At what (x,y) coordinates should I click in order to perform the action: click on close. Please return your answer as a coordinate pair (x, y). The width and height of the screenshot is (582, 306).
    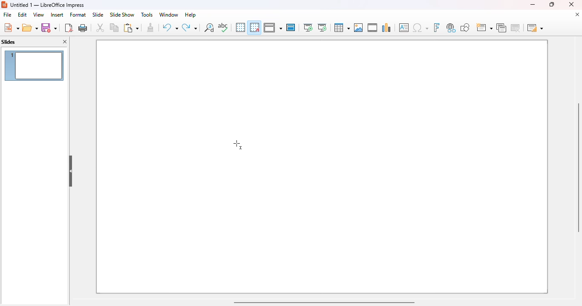
    Looking at the image, I should click on (571, 4).